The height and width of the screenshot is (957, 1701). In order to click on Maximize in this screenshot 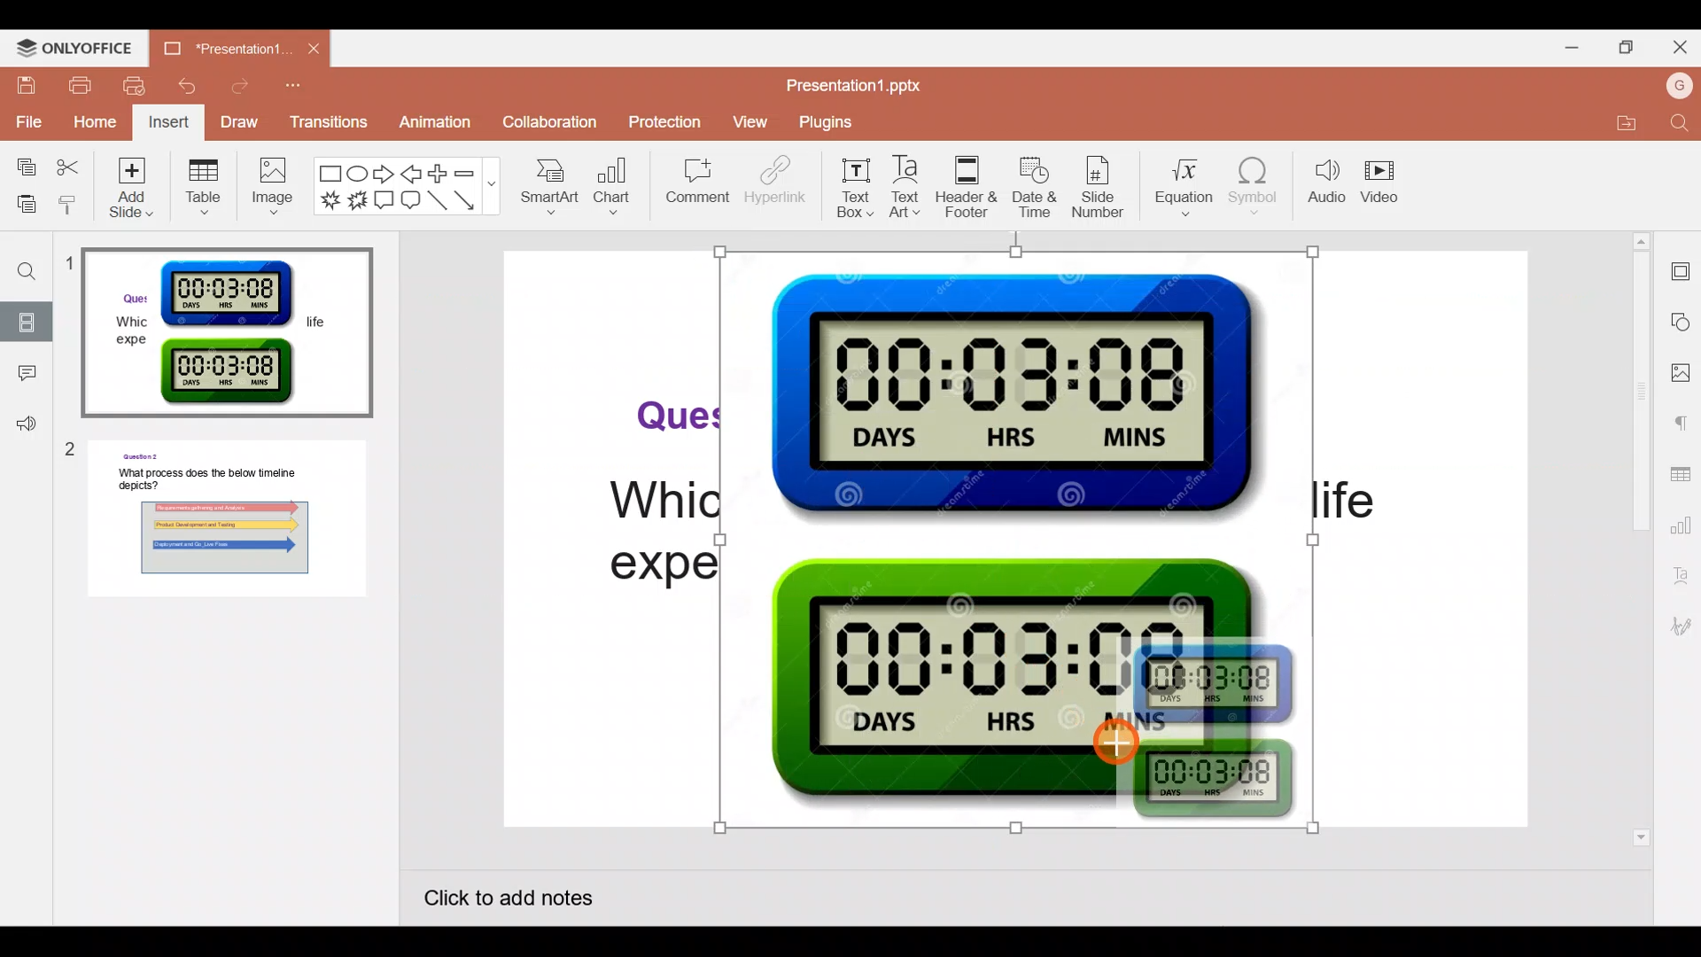, I will do `click(1626, 46)`.